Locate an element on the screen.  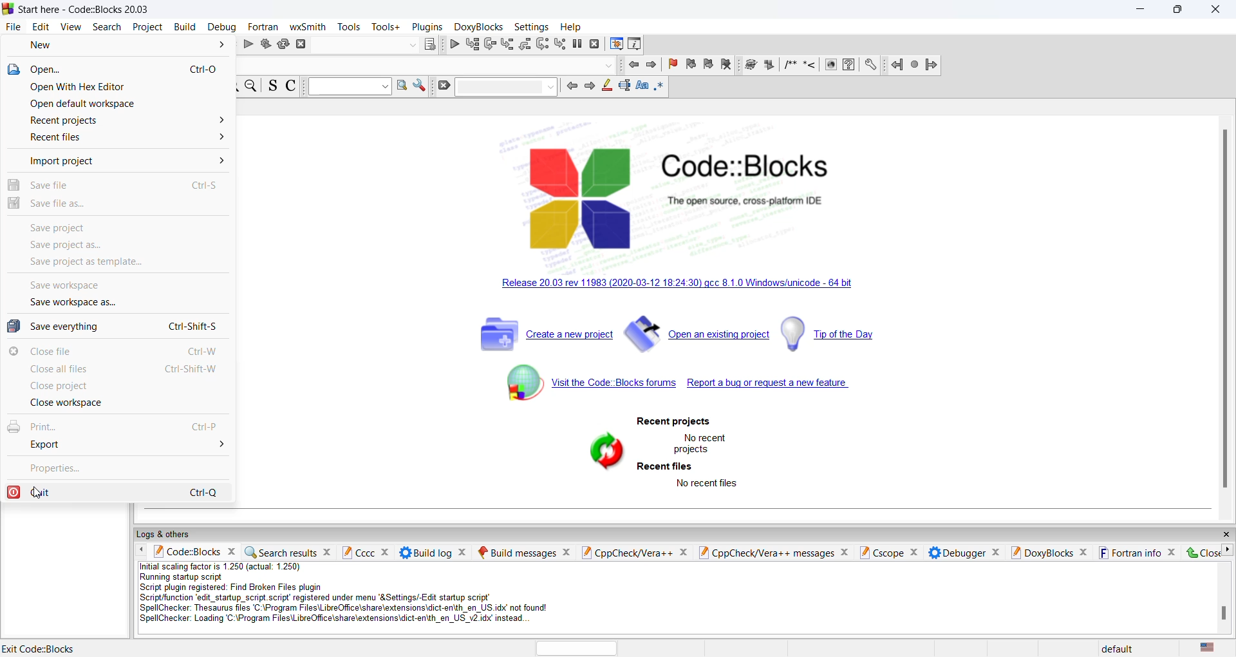
faq is located at coordinates (852, 66).